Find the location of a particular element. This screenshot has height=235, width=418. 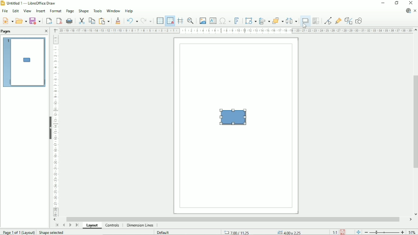

Horizontal scale is located at coordinates (238, 31).